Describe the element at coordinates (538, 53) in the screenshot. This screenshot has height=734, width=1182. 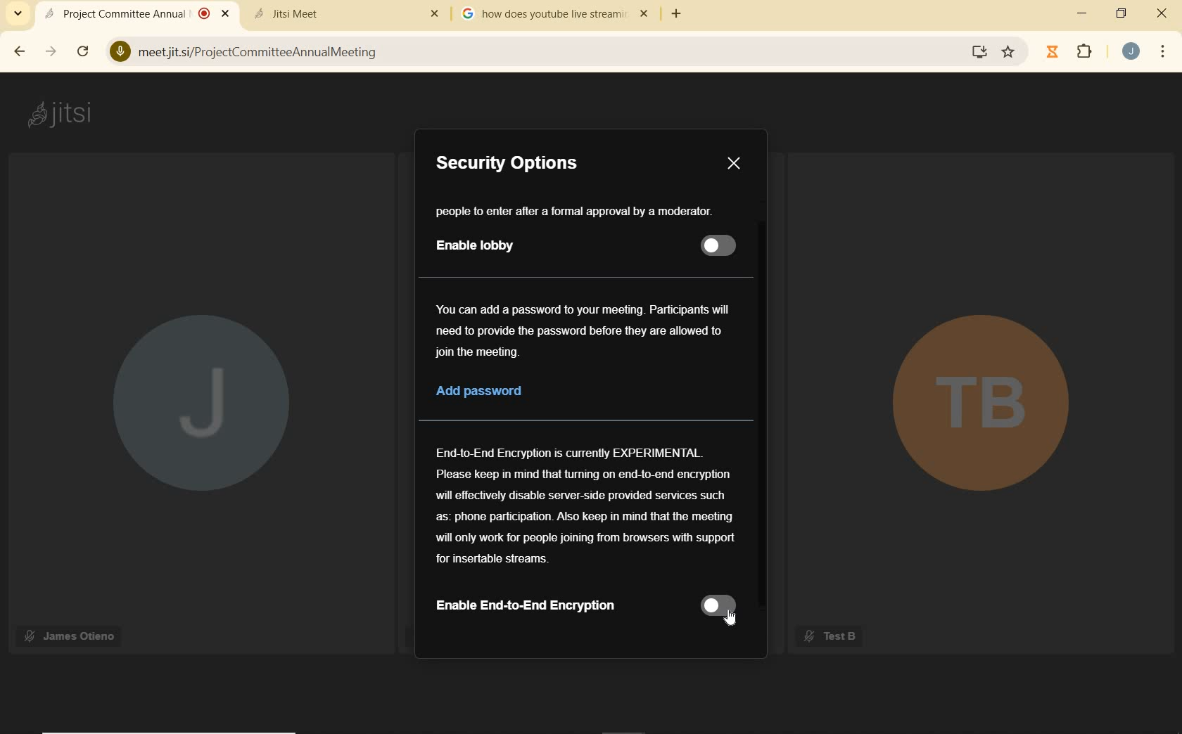
I see `meetjitsi/ProjectCommitteeAnnualMeeting` at that location.